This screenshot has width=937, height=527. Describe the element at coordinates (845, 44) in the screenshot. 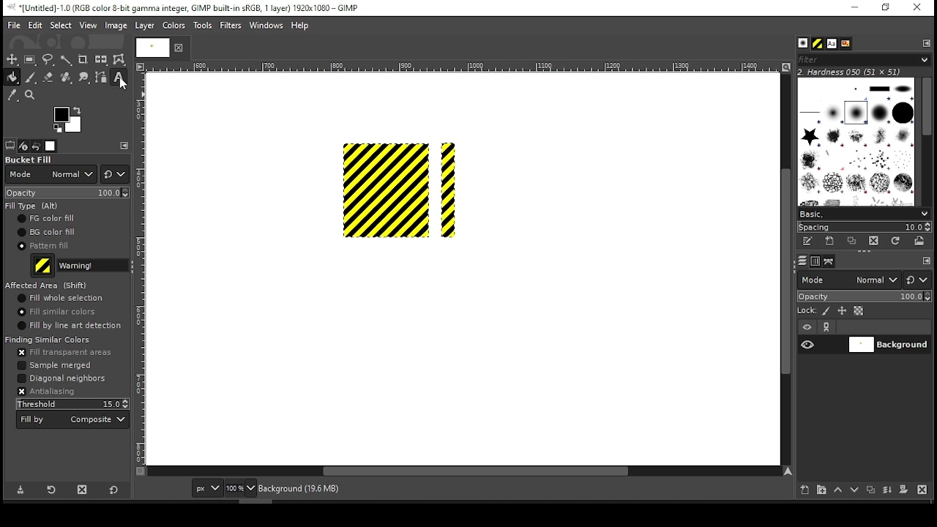

I see `document history` at that location.